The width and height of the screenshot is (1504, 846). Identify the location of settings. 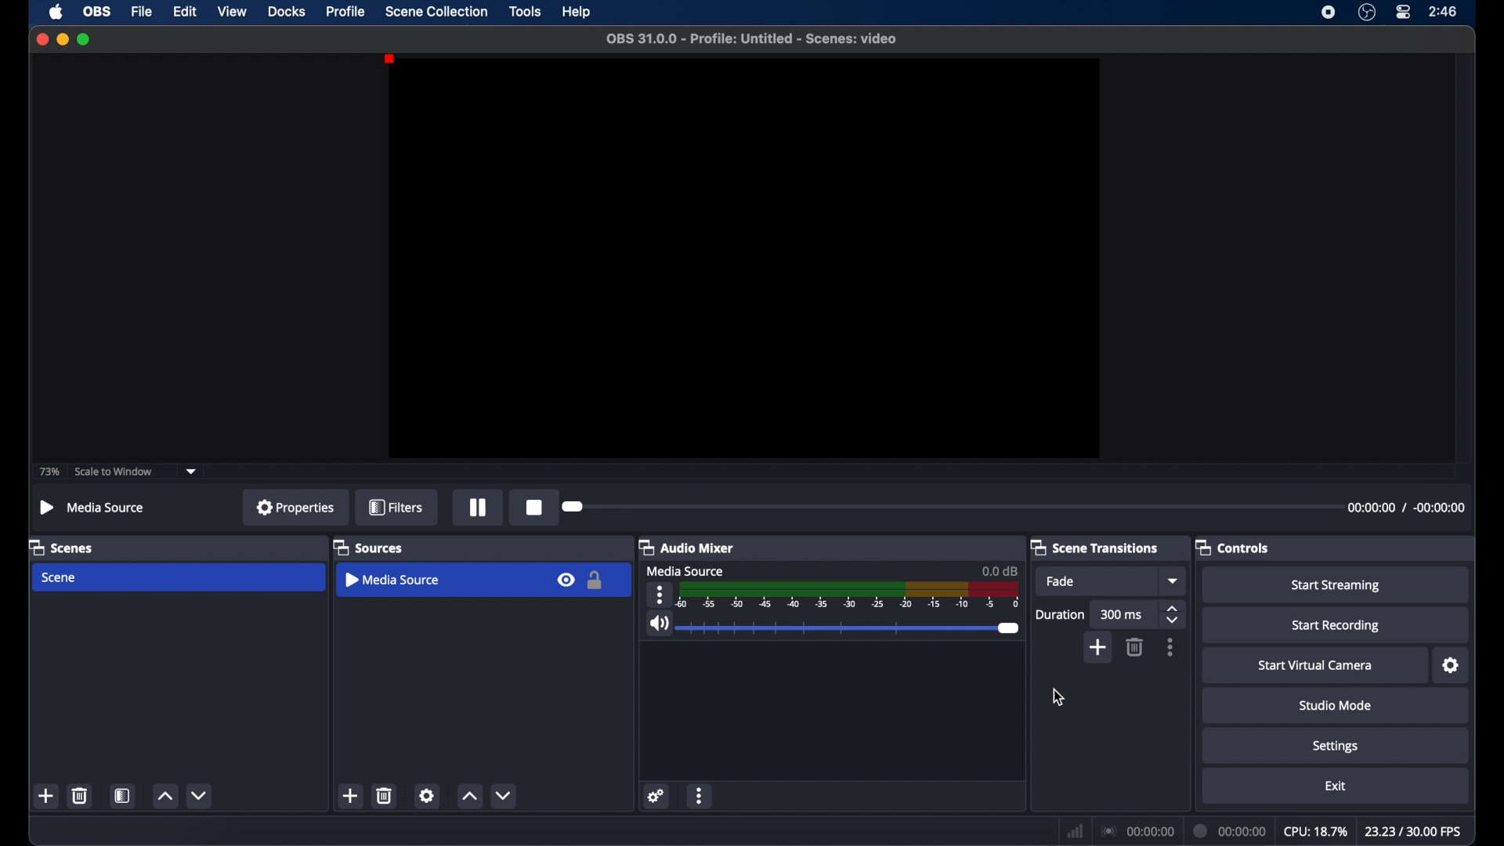
(656, 795).